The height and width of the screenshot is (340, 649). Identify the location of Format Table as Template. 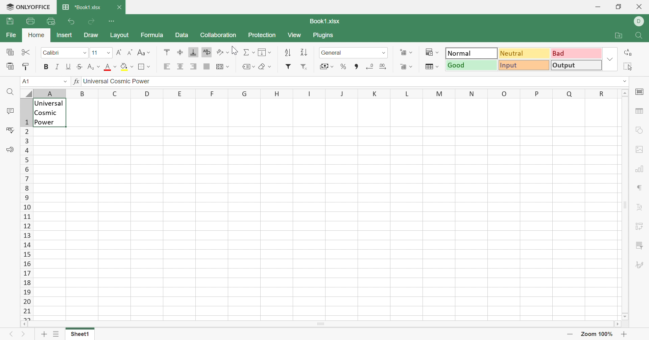
(432, 67).